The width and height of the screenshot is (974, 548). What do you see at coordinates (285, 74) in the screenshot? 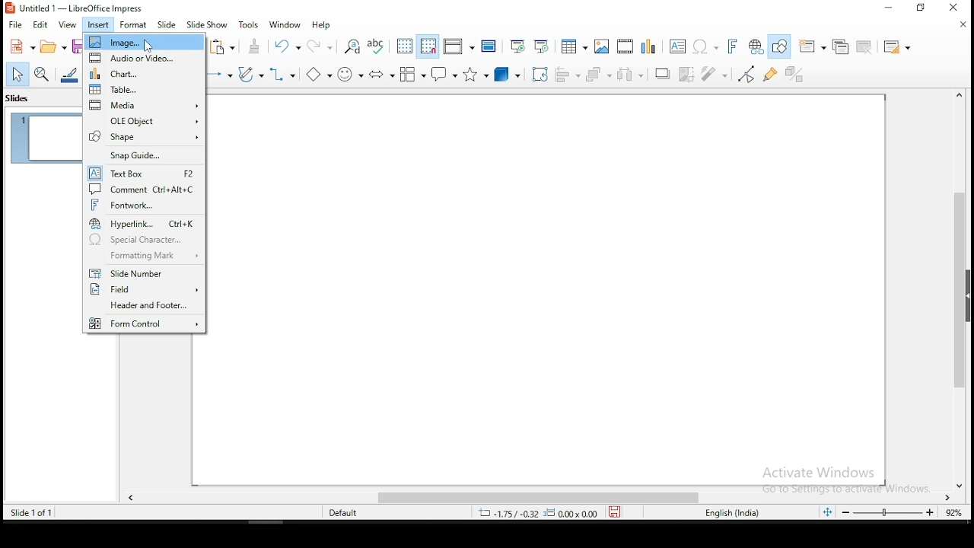
I see `connectors` at bounding box center [285, 74].